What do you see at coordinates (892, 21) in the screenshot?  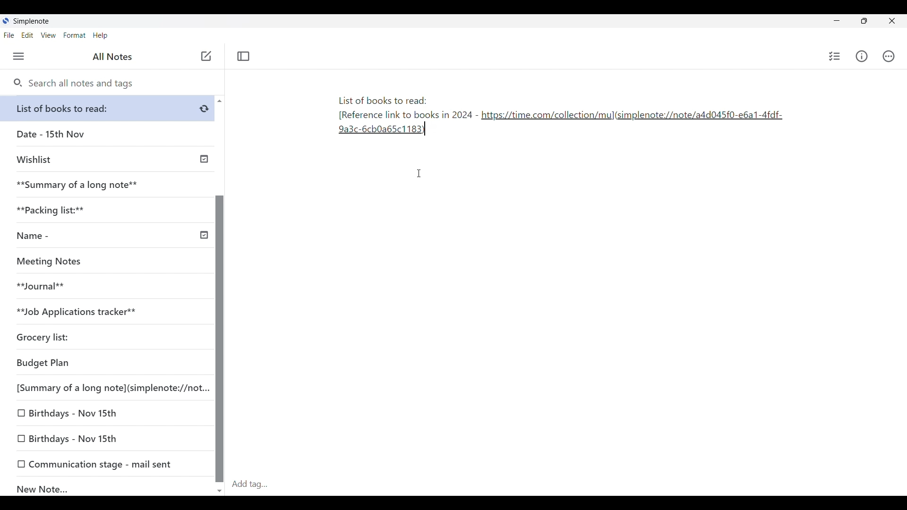 I see `Close` at bounding box center [892, 21].